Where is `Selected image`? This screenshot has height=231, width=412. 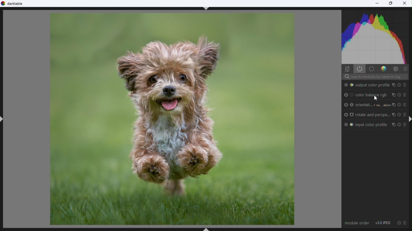
Selected image is located at coordinates (207, 118).